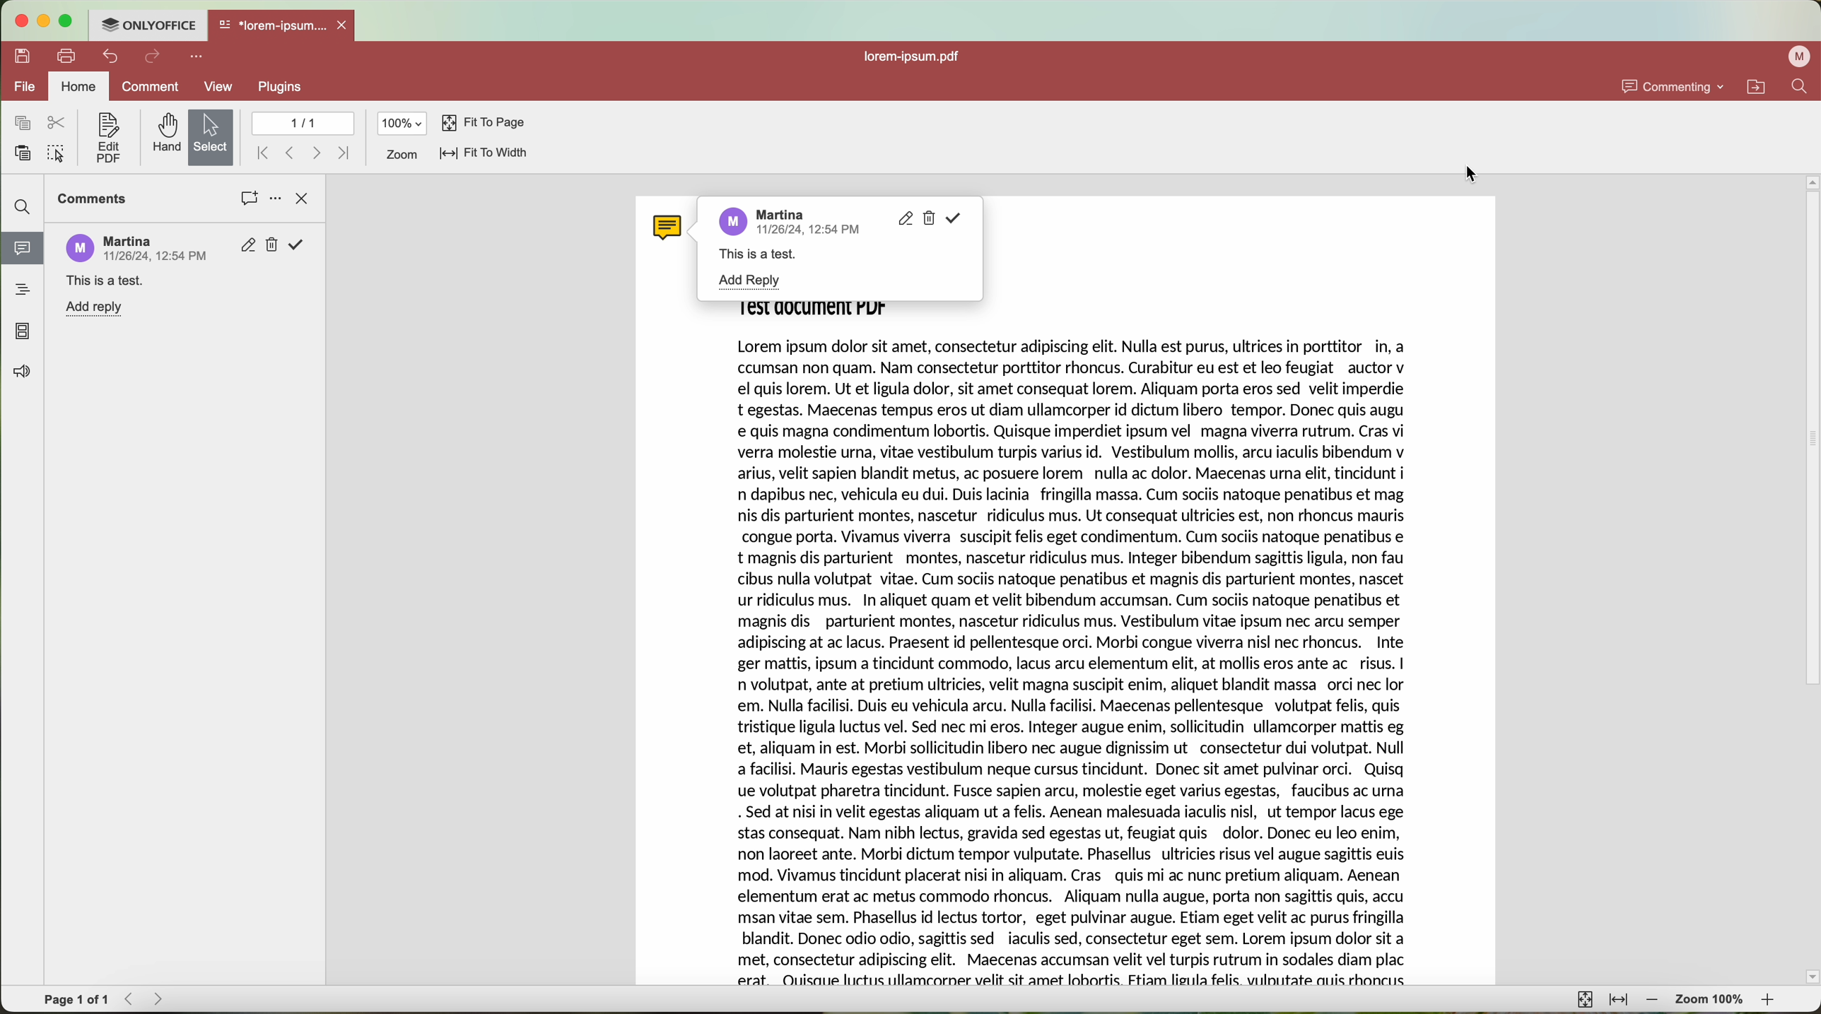  I want to click on close program, so click(19, 22).